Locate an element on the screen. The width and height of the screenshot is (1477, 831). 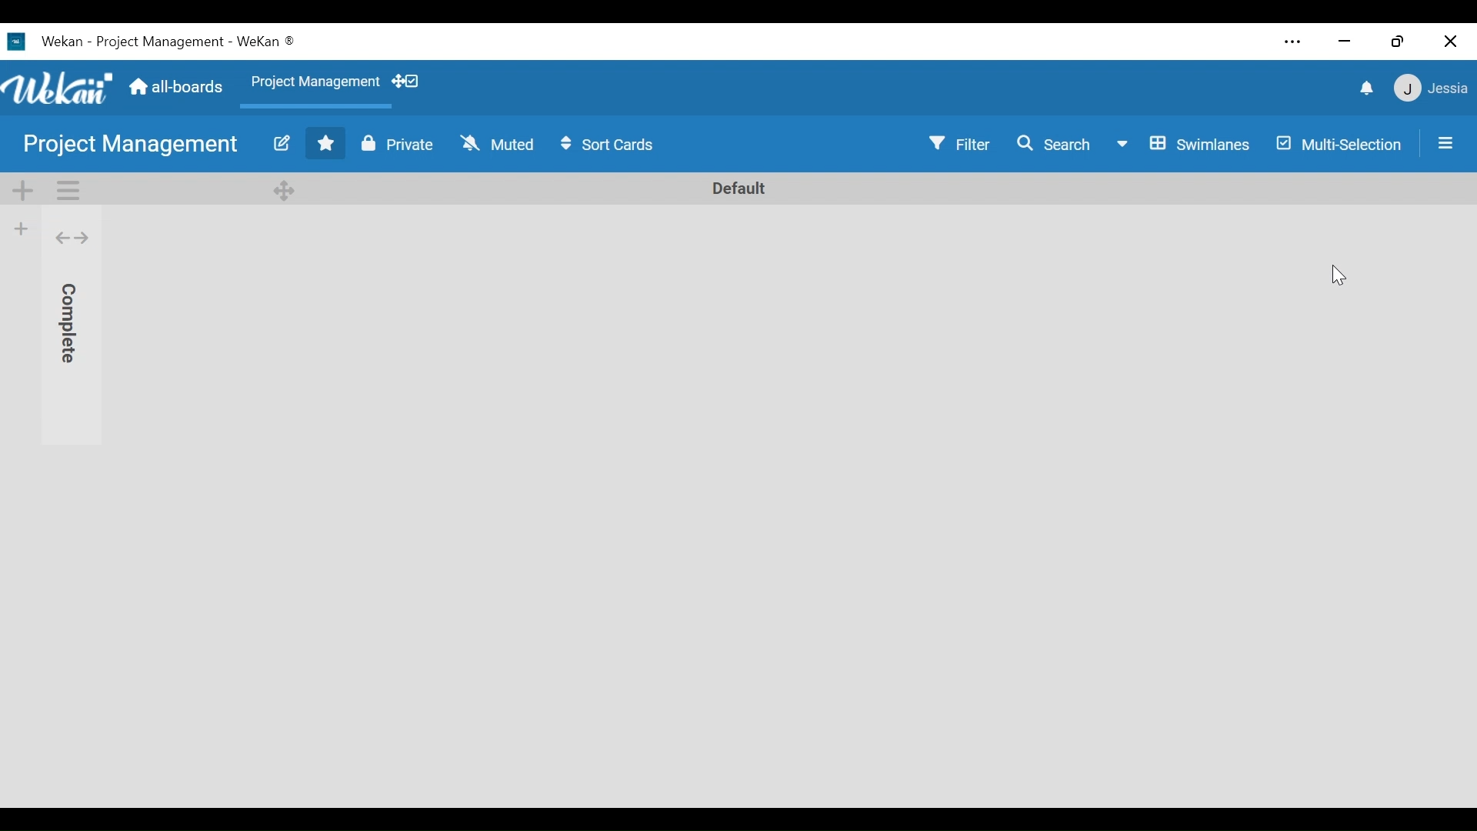
Project Management - Wekan 1 is located at coordinates (193, 39).